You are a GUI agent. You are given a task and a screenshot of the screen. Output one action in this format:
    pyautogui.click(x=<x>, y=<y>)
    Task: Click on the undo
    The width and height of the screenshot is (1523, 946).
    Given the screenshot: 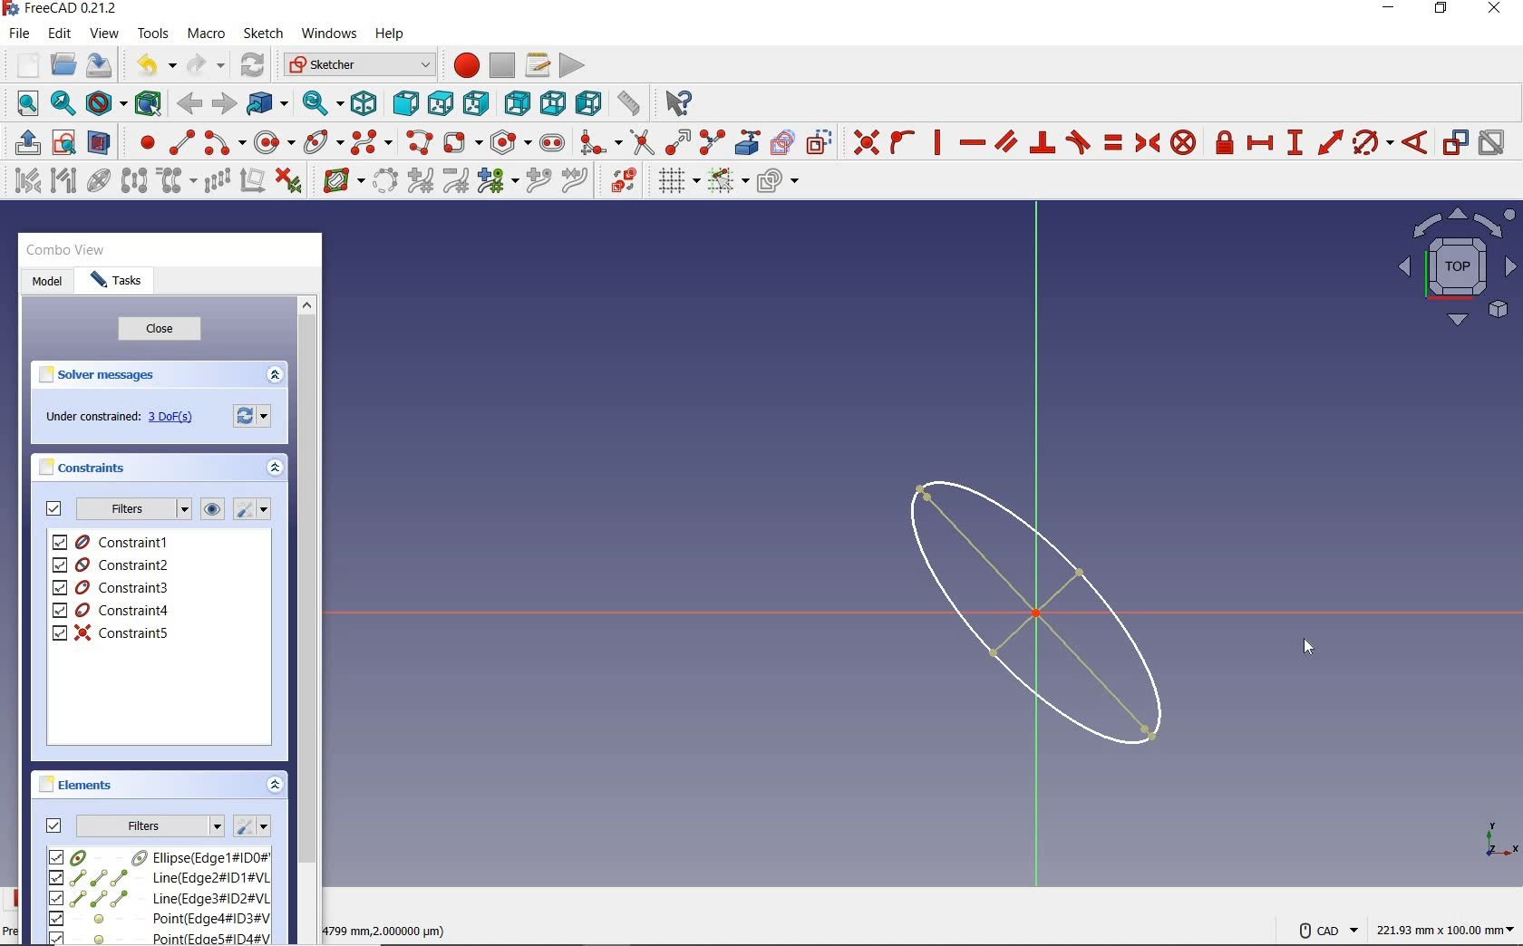 What is the action you would take?
    pyautogui.click(x=151, y=65)
    